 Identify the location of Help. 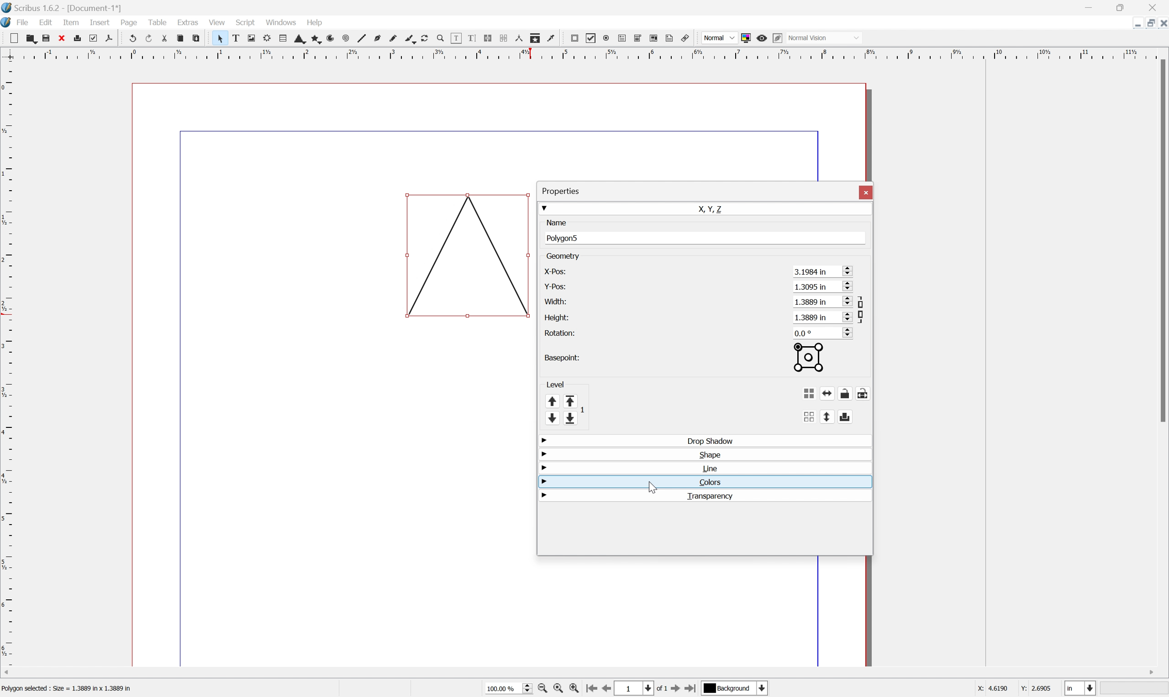
(315, 23).